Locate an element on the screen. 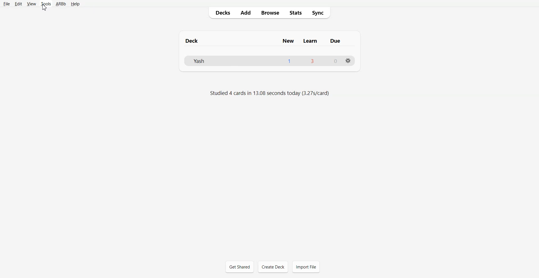 This screenshot has width=539, height=278. Stats is located at coordinates (296, 12).